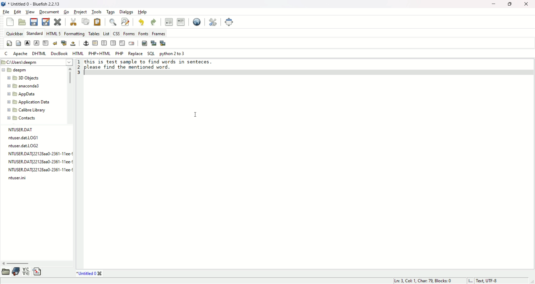  I want to click on location, so click(36, 61).